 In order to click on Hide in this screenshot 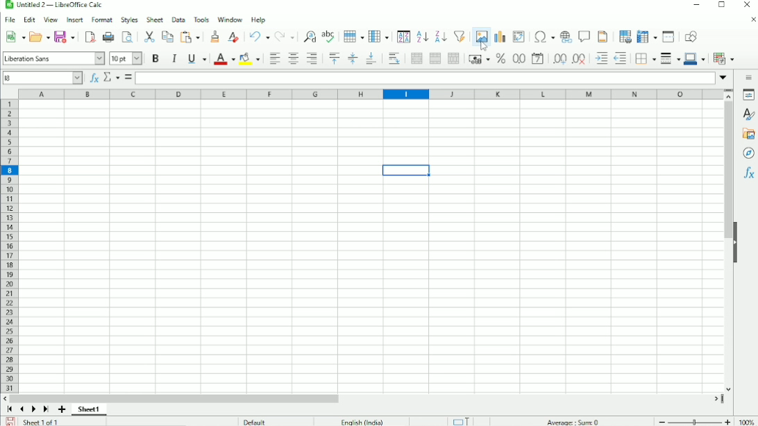, I will do `click(740, 242)`.